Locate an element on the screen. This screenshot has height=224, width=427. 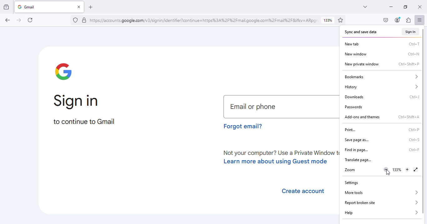
shortcut for find in page is located at coordinates (414, 150).